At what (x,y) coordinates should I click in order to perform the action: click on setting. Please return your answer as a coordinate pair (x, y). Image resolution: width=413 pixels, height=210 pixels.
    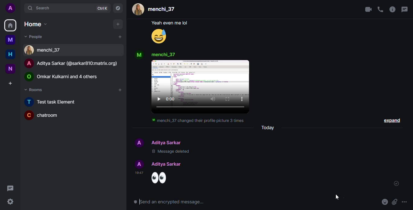
    Looking at the image, I should click on (11, 202).